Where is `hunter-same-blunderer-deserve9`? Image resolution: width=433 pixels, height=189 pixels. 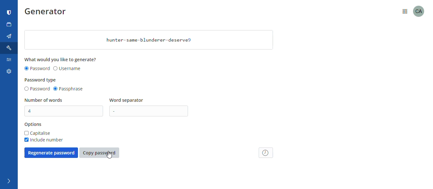
hunter-same-blunderer-deserve9 is located at coordinates (149, 40).